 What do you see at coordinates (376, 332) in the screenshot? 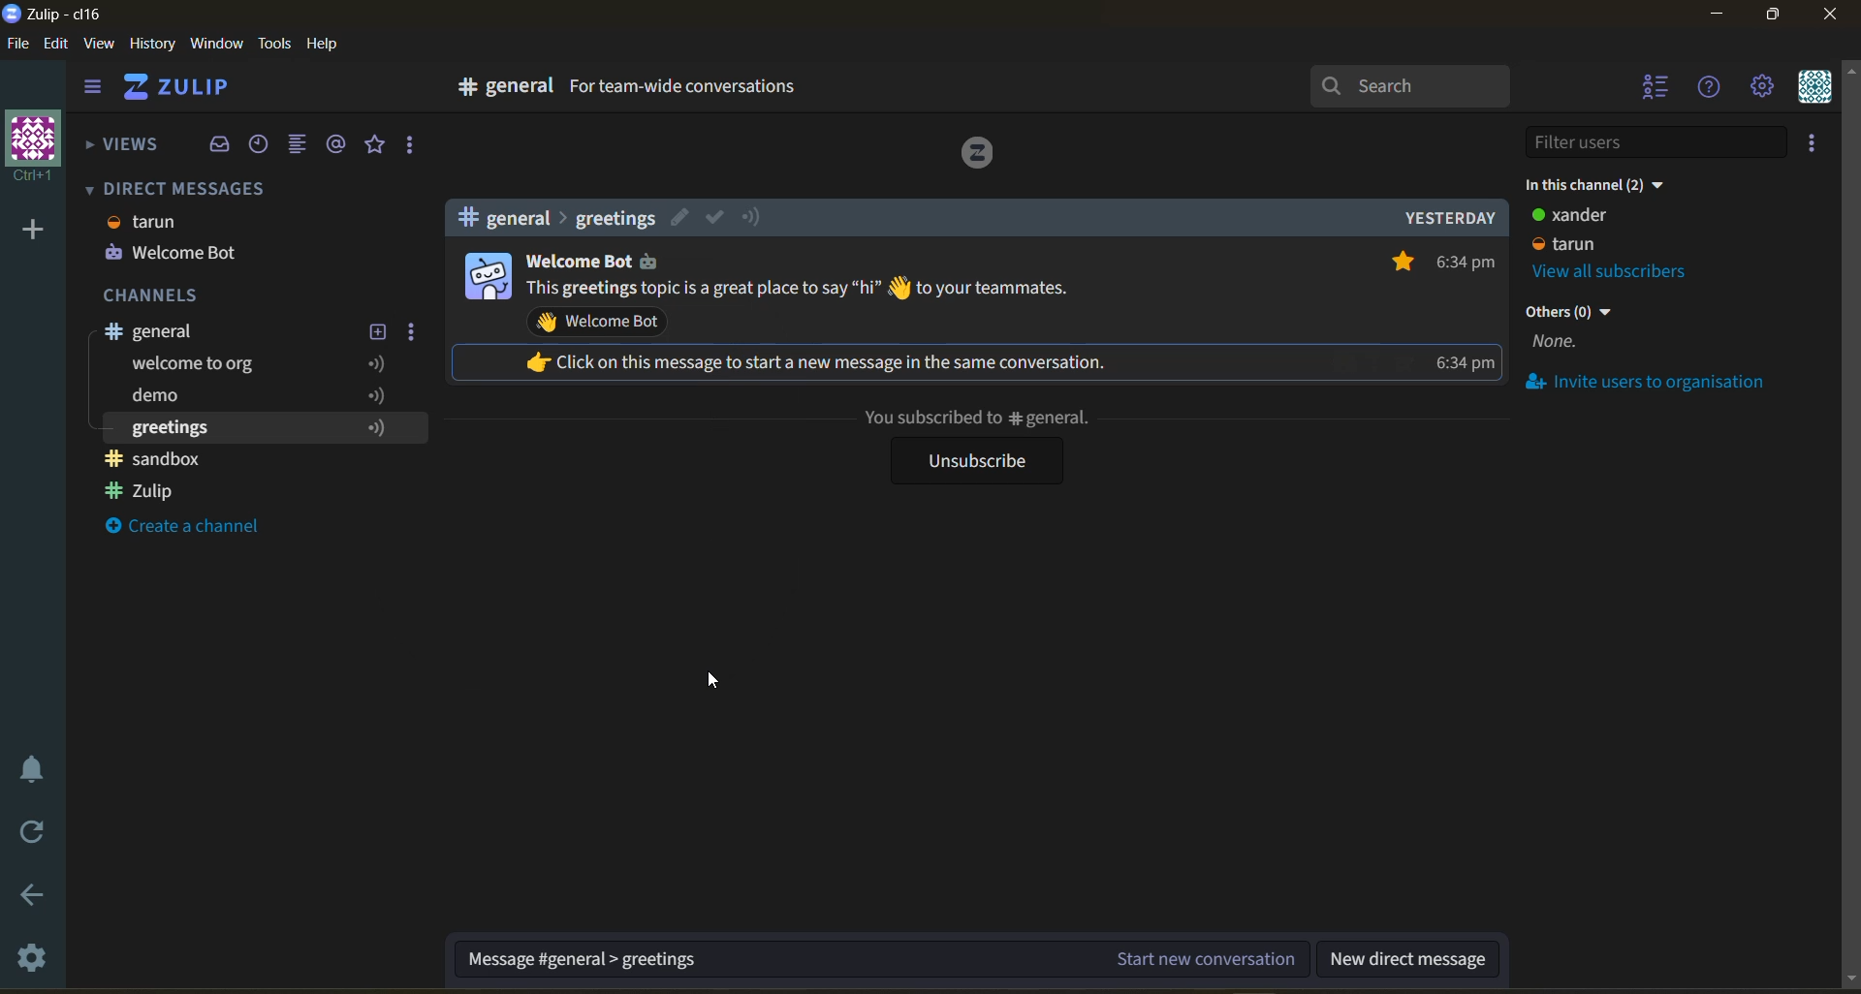
I see `new topic` at bounding box center [376, 332].